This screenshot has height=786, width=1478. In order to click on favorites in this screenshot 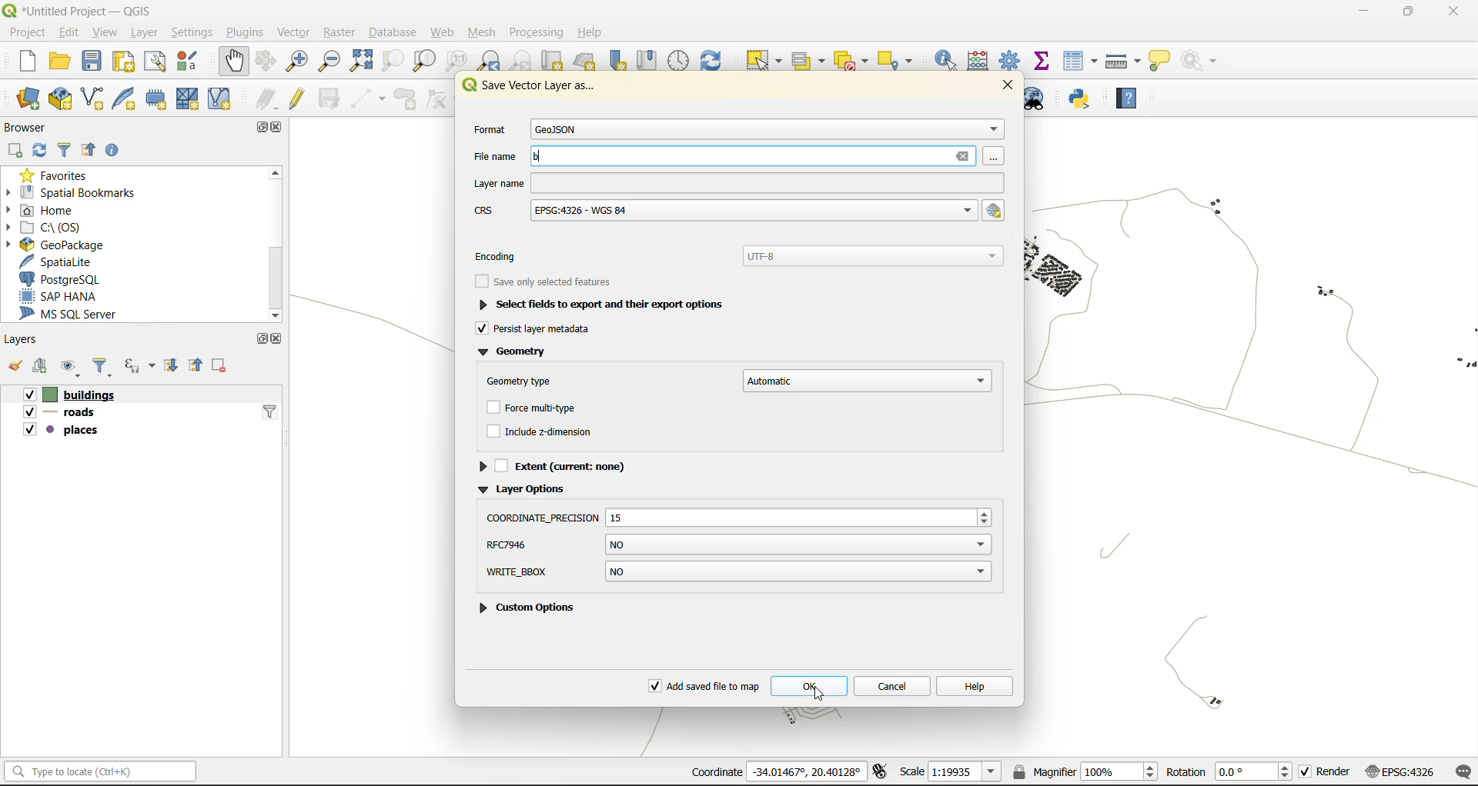, I will do `click(63, 175)`.